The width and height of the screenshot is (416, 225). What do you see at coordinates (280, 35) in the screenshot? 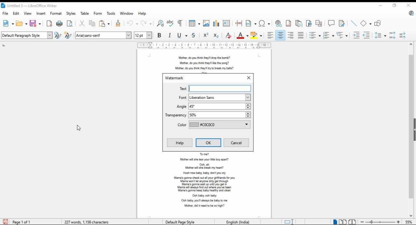
I see `align center` at bounding box center [280, 35].